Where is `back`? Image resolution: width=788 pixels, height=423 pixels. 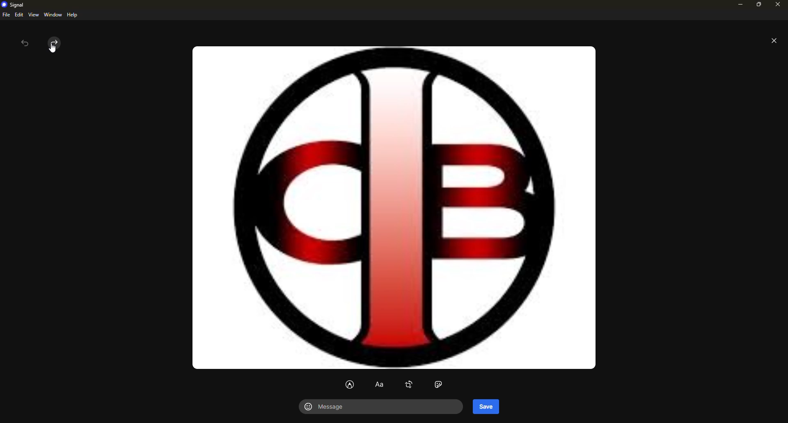
back is located at coordinates (25, 44).